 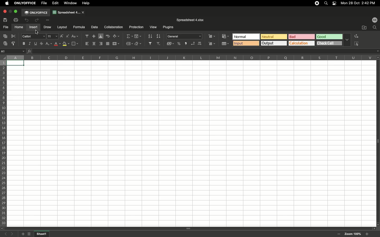 What do you see at coordinates (10, 11) in the screenshot?
I see `minimize` at bounding box center [10, 11].